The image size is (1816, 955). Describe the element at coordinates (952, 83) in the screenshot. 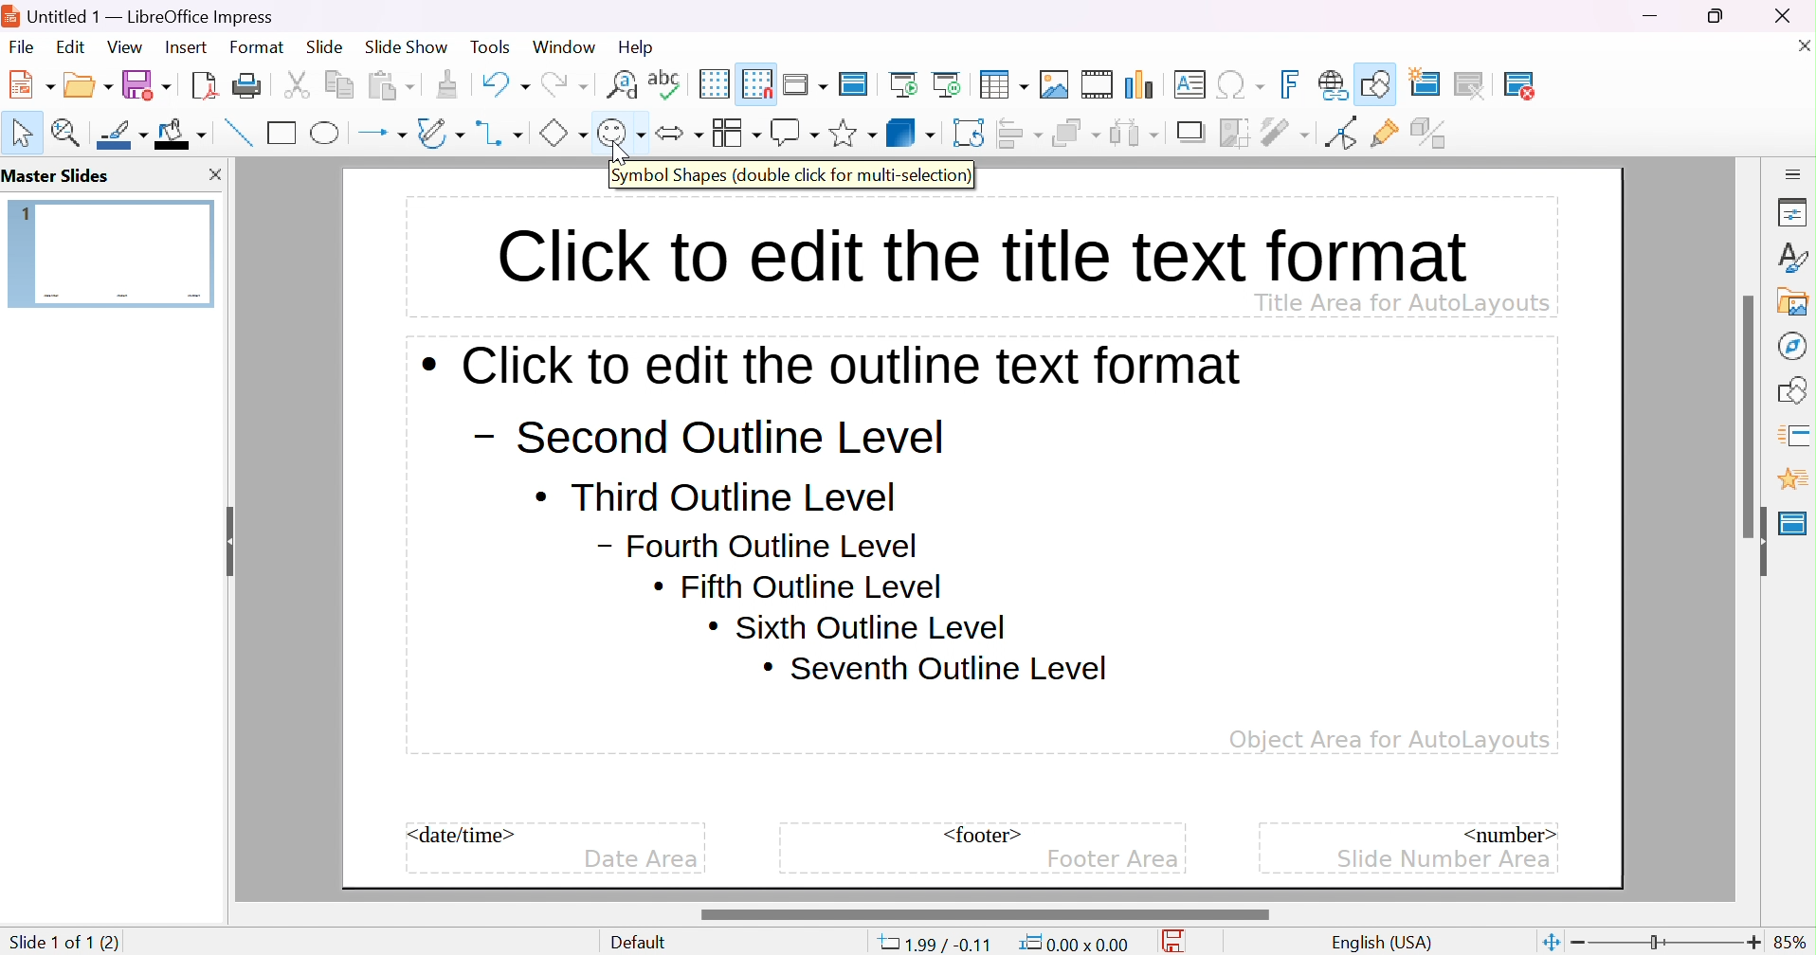

I see `start from current slide` at that location.